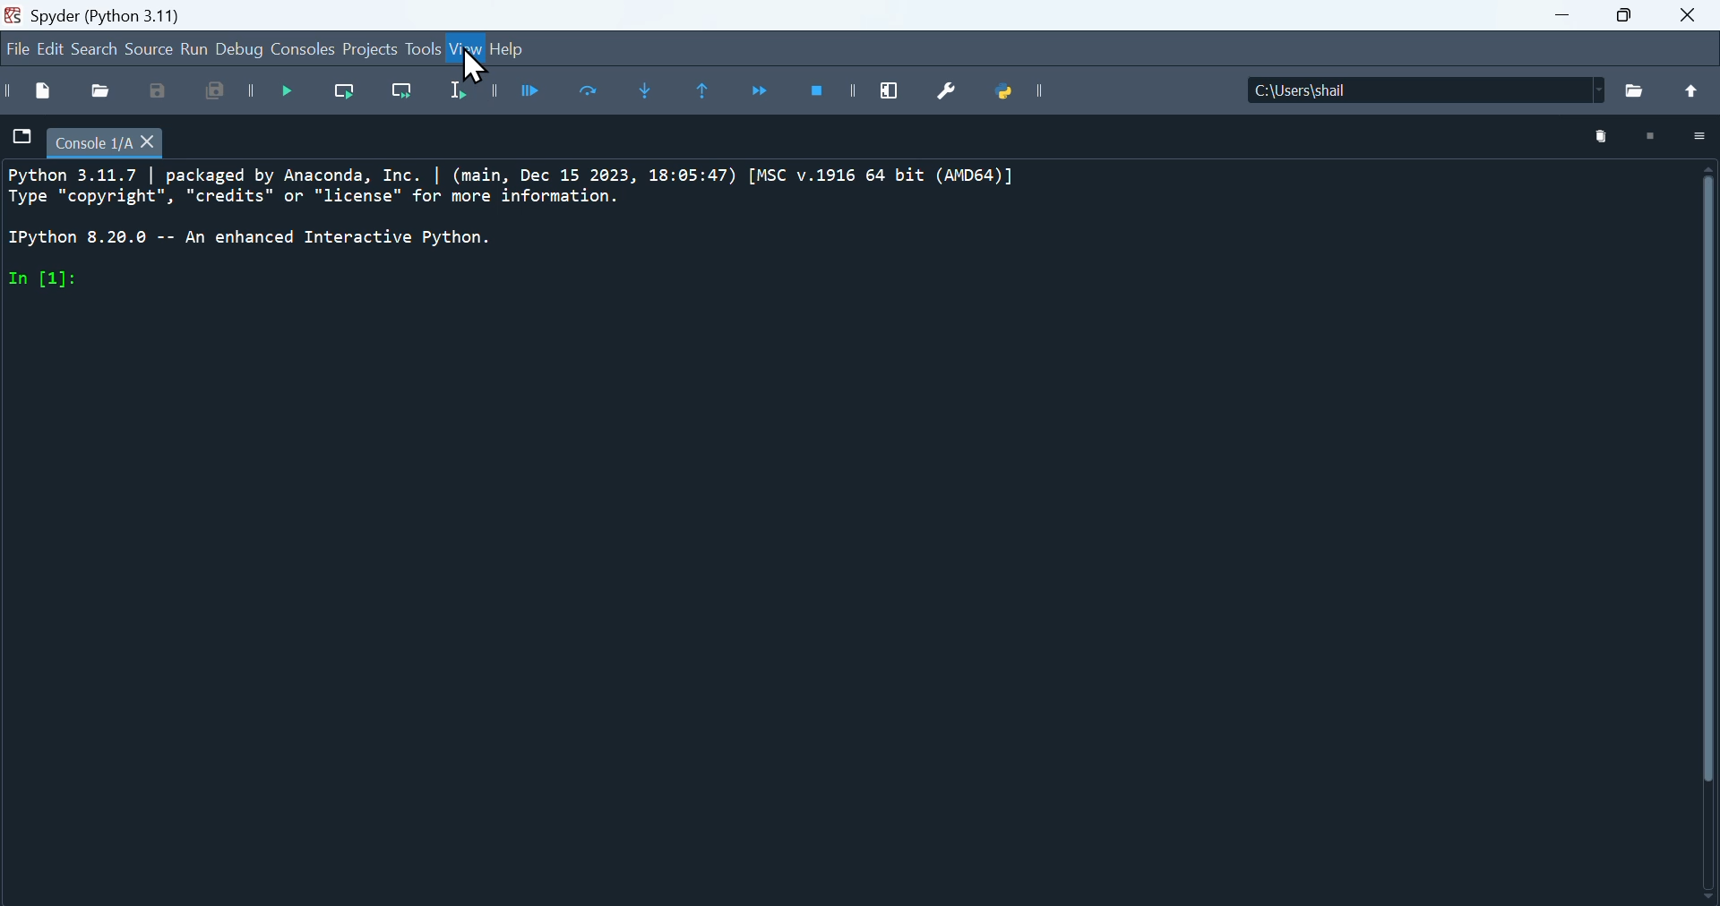 Image resolution: width=1720 pixels, height=906 pixels. What do you see at coordinates (709, 92) in the screenshot?
I see `Continue execution until same function returns` at bounding box center [709, 92].